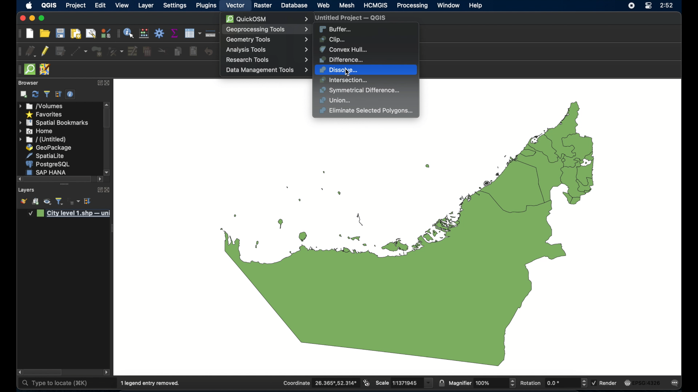 The image size is (698, 392). What do you see at coordinates (76, 6) in the screenshot?
I see `project` at bounding box center [76, 6].